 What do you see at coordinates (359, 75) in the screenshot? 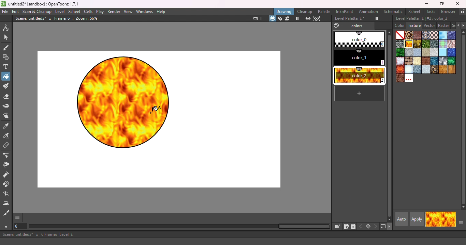
I see `#2 color_2 (3)` at bounding box center [359, 75].